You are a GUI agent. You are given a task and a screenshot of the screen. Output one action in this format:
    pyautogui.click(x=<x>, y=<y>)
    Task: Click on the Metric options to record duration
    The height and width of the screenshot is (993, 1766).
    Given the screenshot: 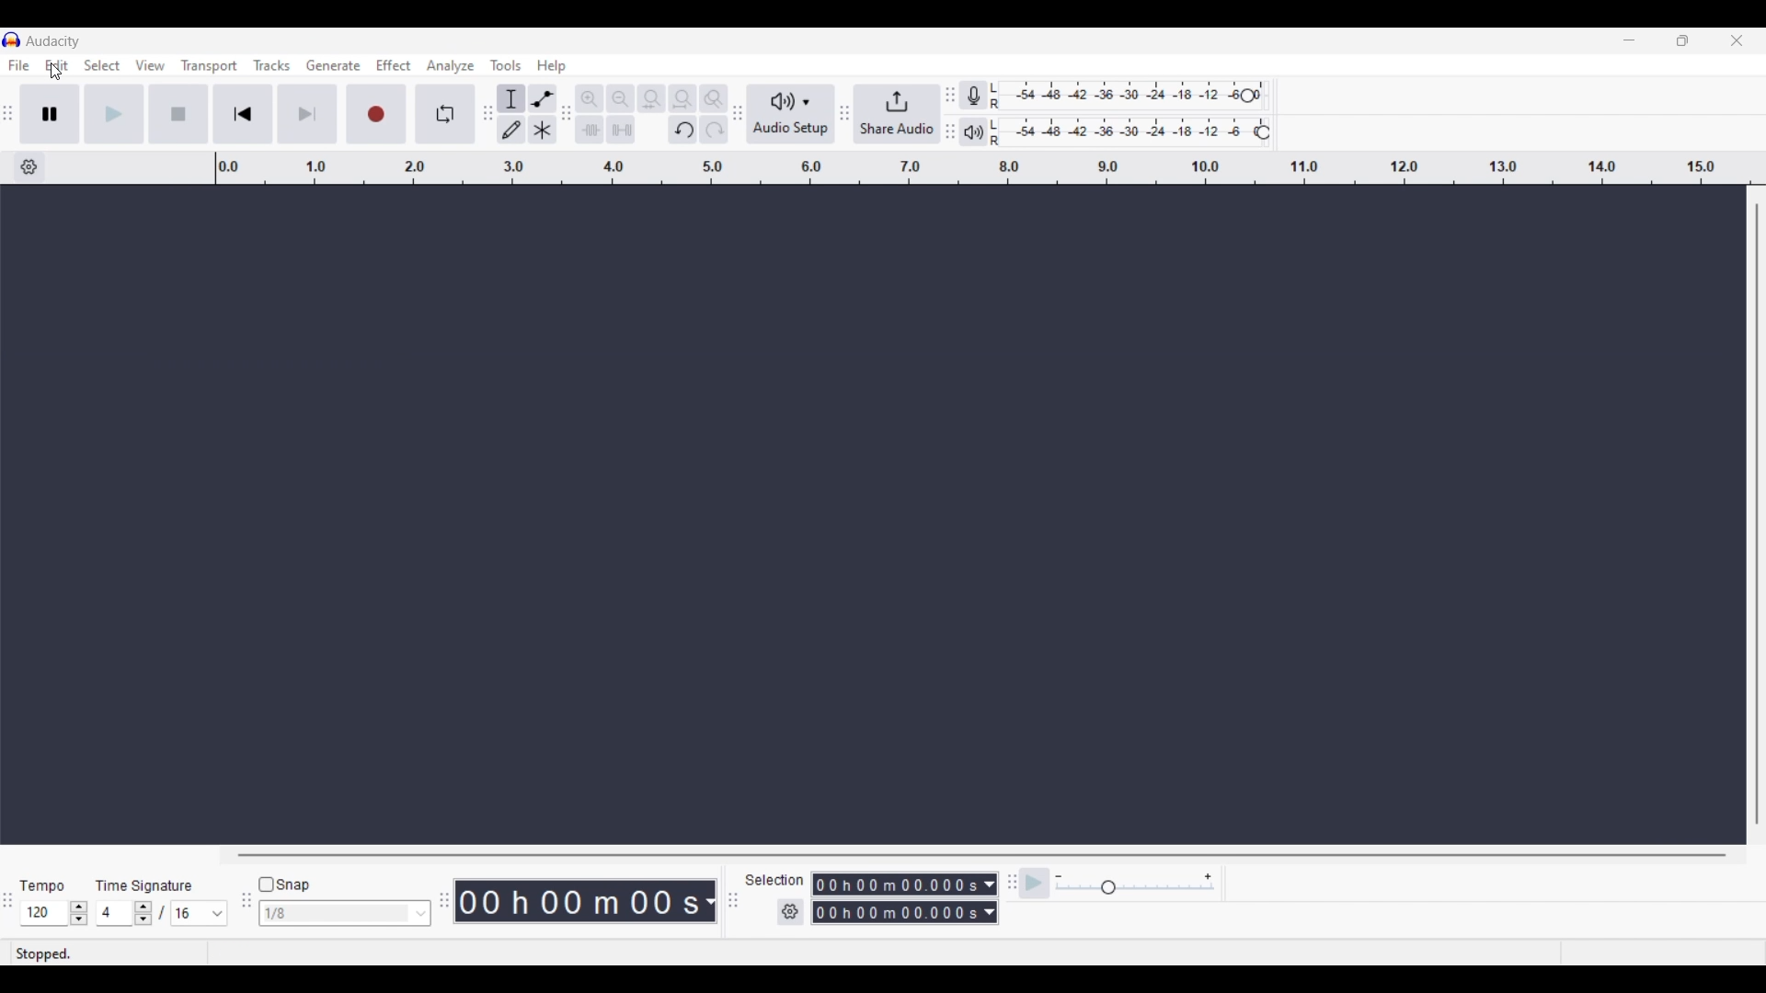 What is the action you would take?
    pyautogui.click(x=988, y=899)
    